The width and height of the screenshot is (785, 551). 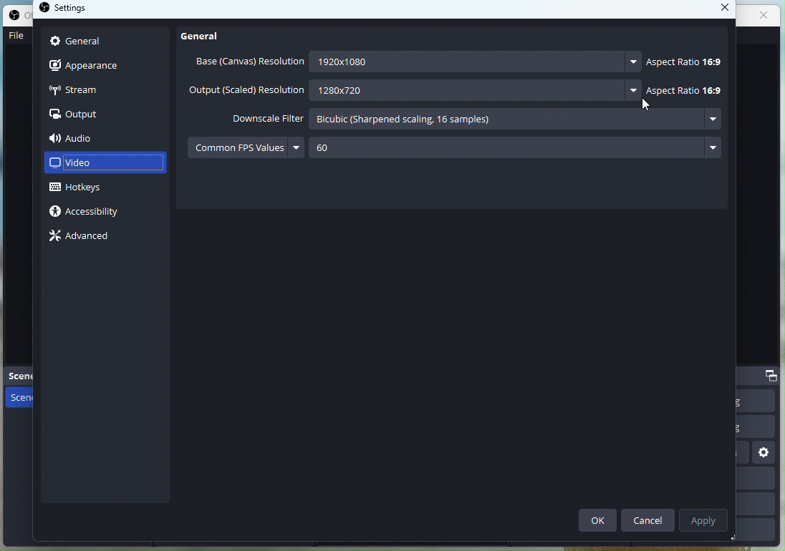 I want to click on more options, so click(x=295, y=147).